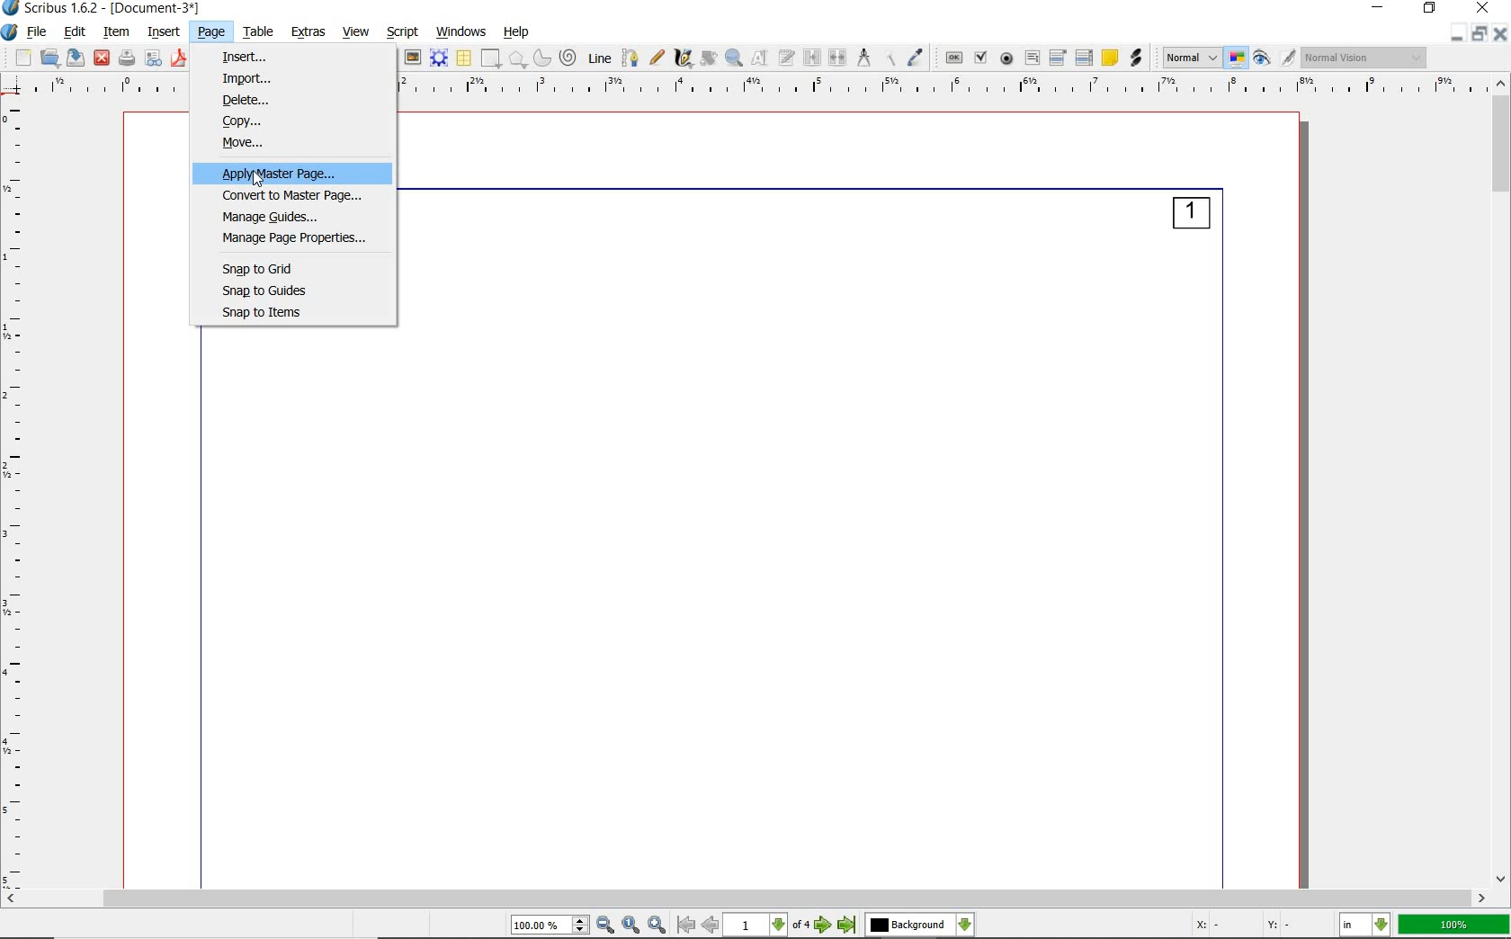 The width and height of the screenshot is (1511, 939). Describe the element at coordinates (49, 57) in the screenshot. I see `open` at that location.